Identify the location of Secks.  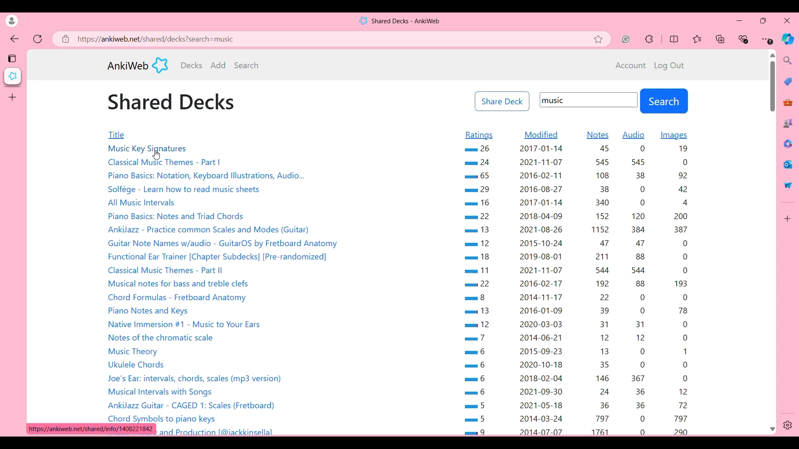
(191, 65).